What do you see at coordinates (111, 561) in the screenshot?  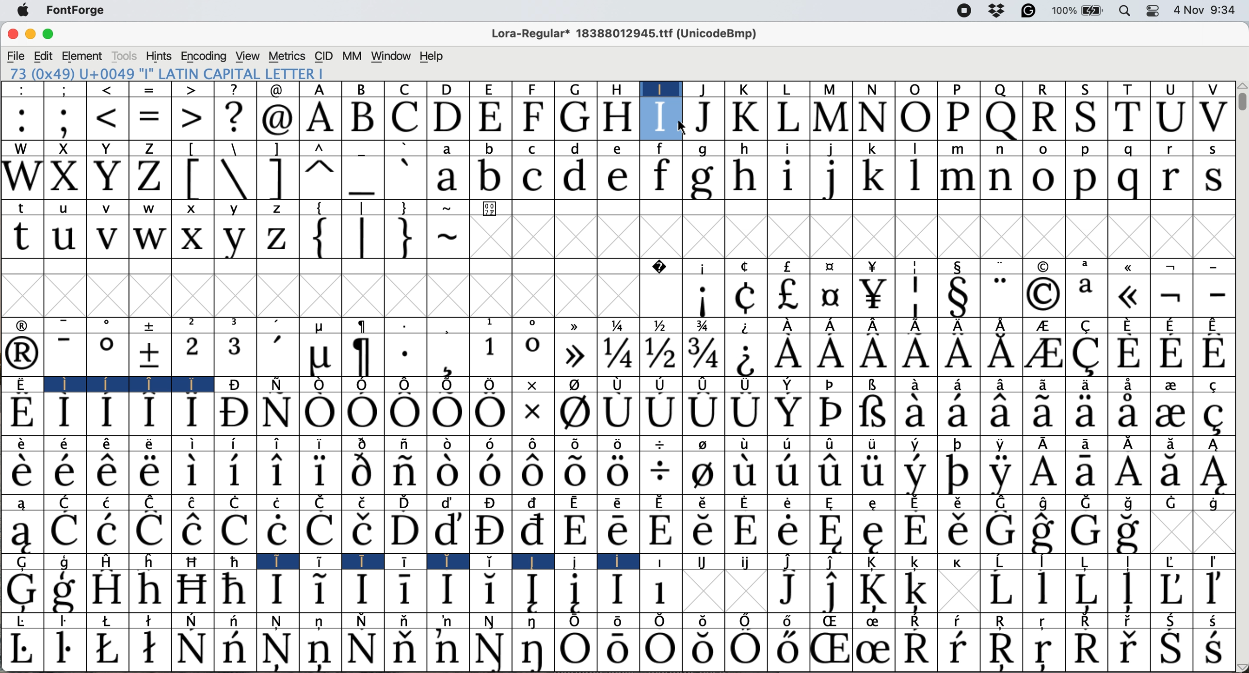 I see `H` at bounding box center [111, 561].